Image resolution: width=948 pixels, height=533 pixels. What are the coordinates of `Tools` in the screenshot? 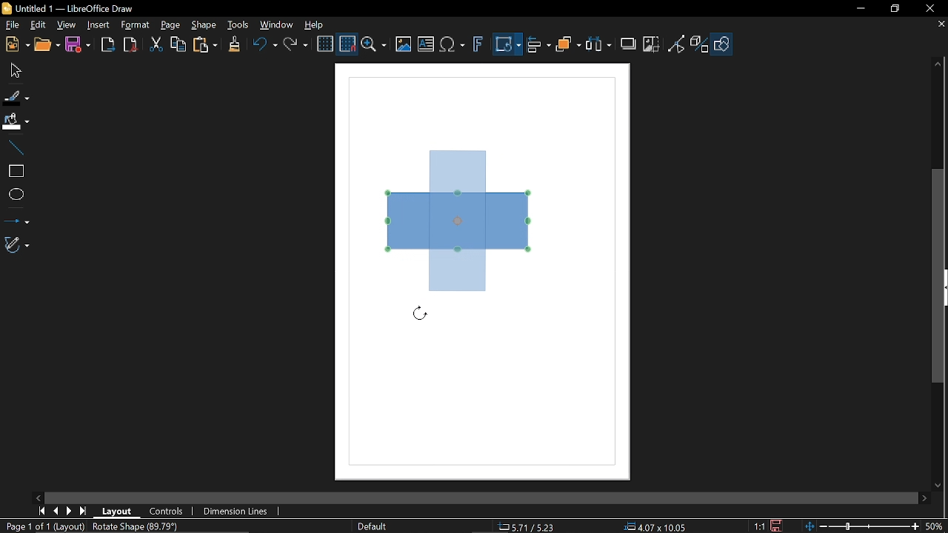 It's located at (238, 25).